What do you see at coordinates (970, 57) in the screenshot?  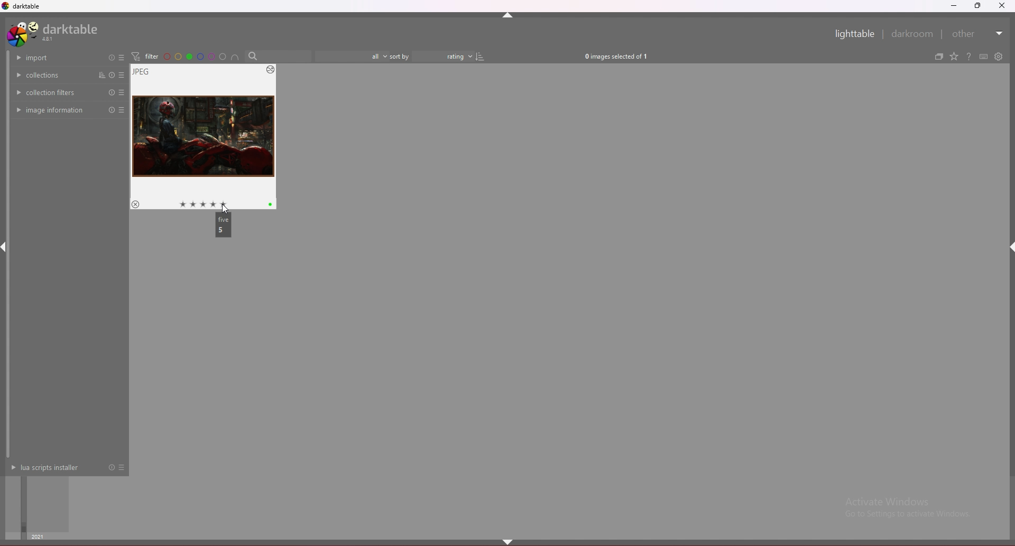 I see `help` at bounding box center [970, 57].